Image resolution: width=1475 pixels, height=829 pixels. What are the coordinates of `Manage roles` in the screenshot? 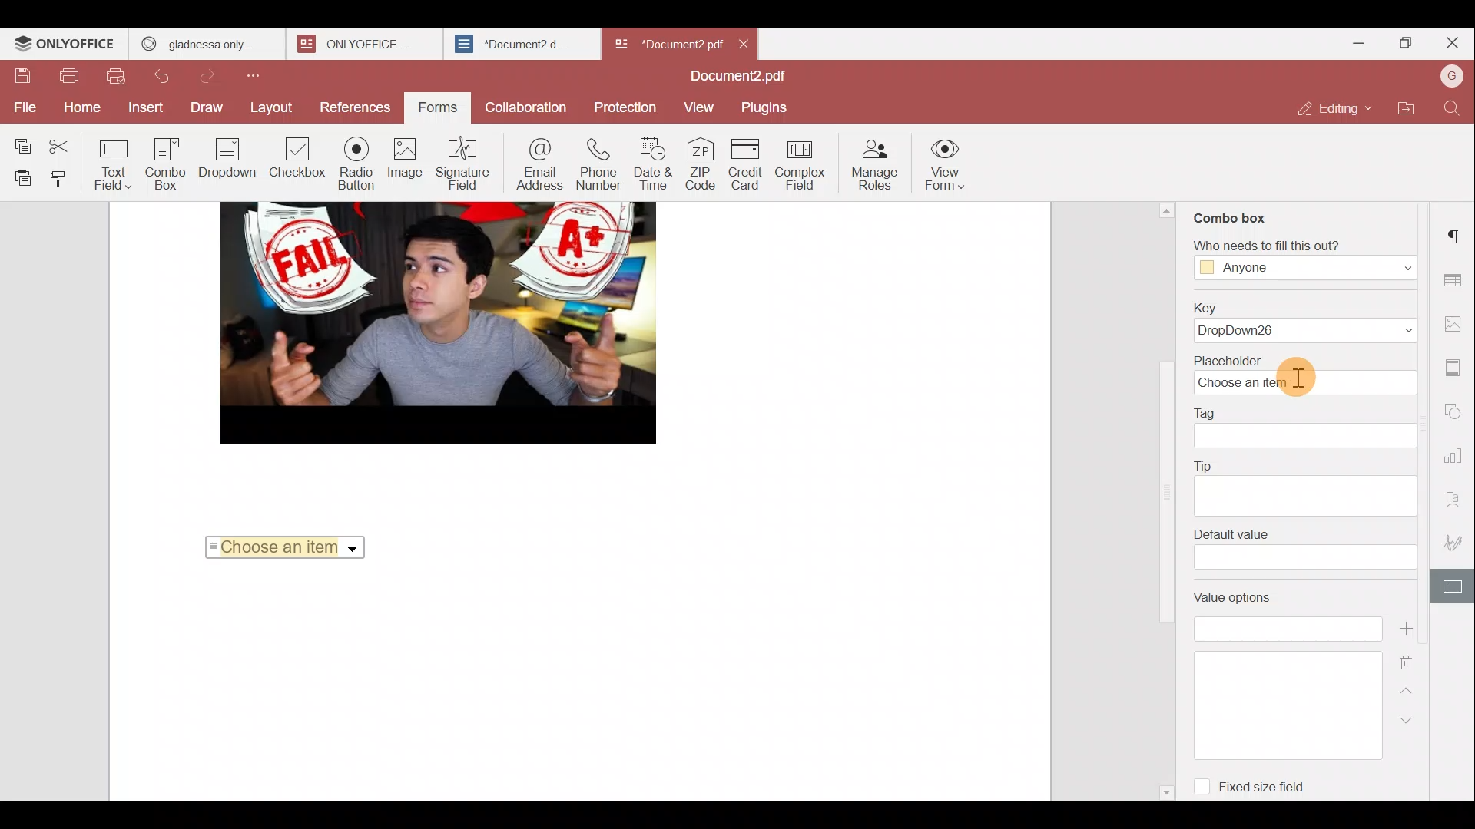 It's located at (877, 163).